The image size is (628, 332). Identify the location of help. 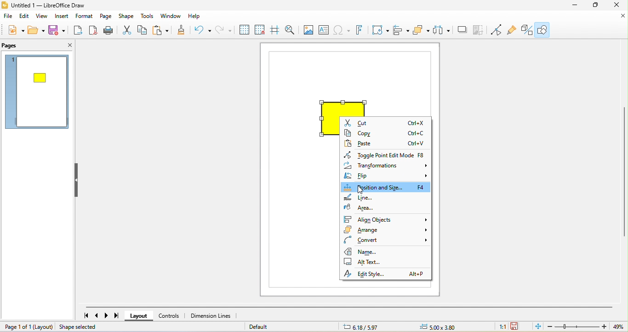
(199, 17).